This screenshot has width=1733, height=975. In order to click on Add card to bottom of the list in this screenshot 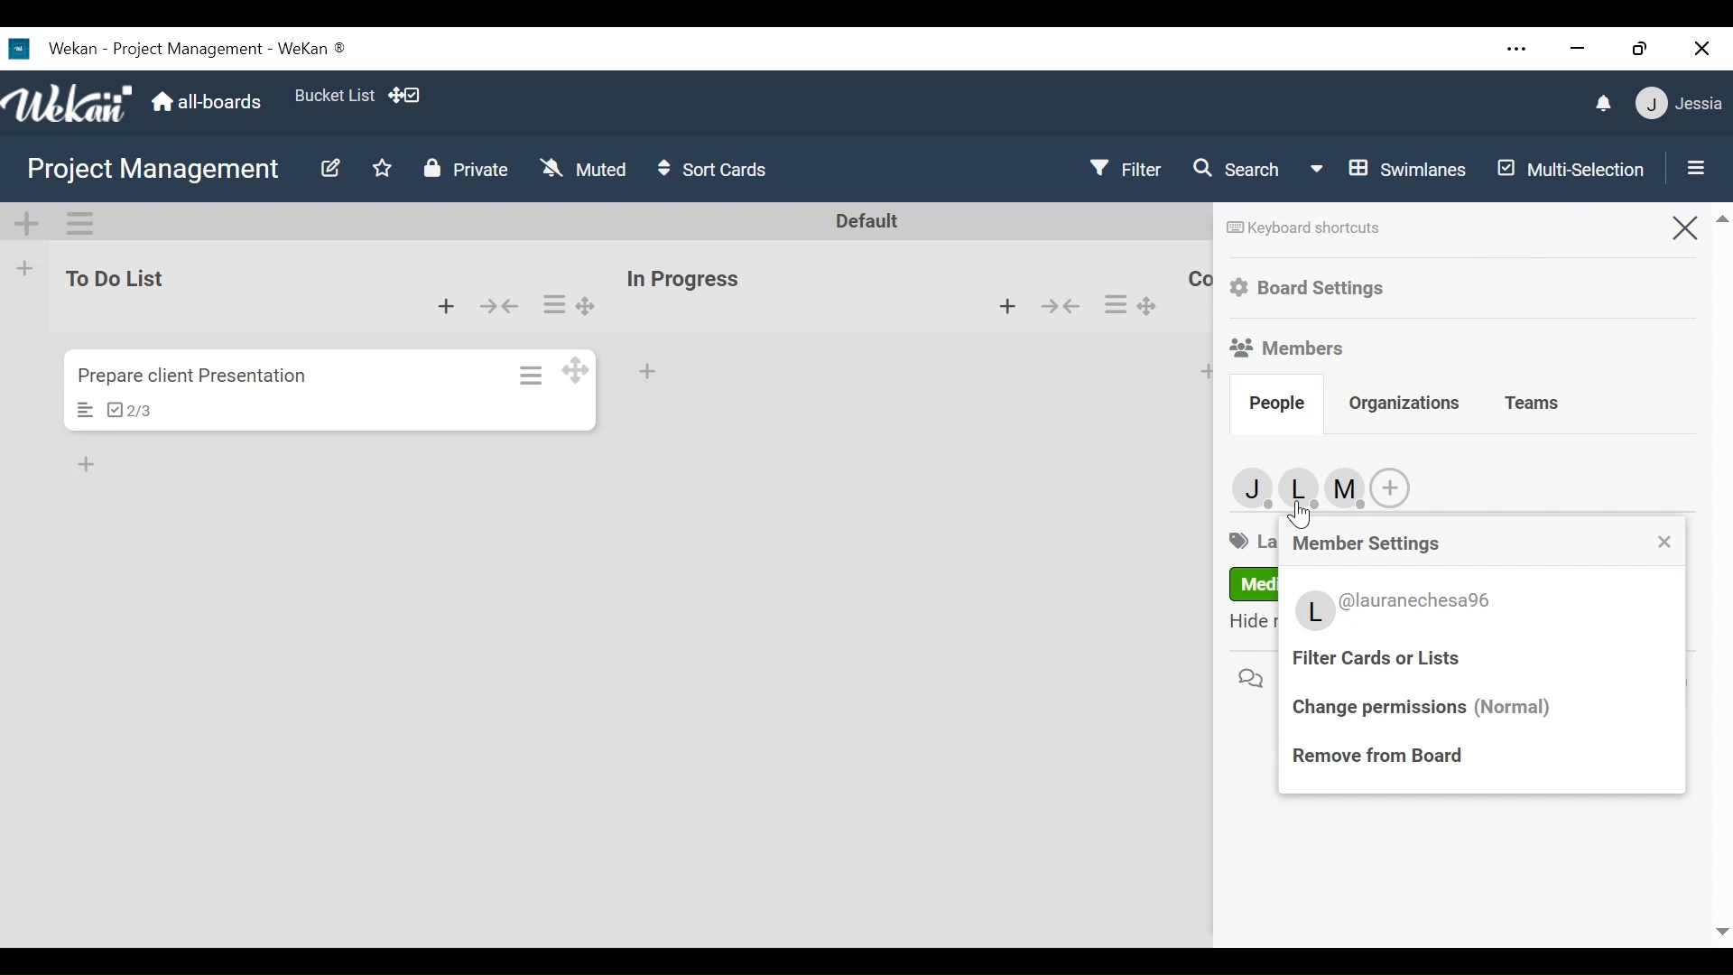, I will do `click(649, 373)`.